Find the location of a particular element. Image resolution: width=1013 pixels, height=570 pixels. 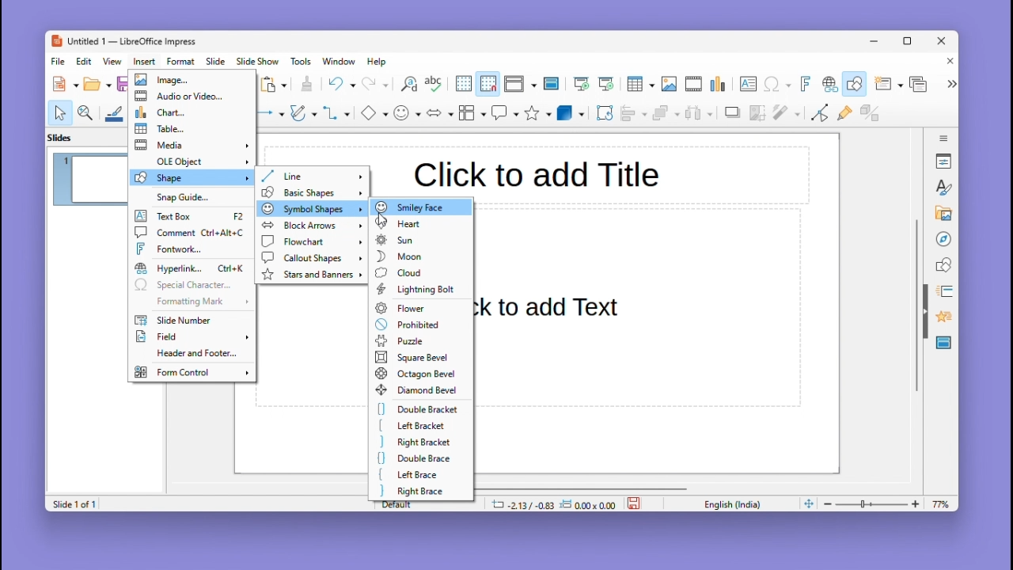

Crop image is located at coordinates (758, 116).